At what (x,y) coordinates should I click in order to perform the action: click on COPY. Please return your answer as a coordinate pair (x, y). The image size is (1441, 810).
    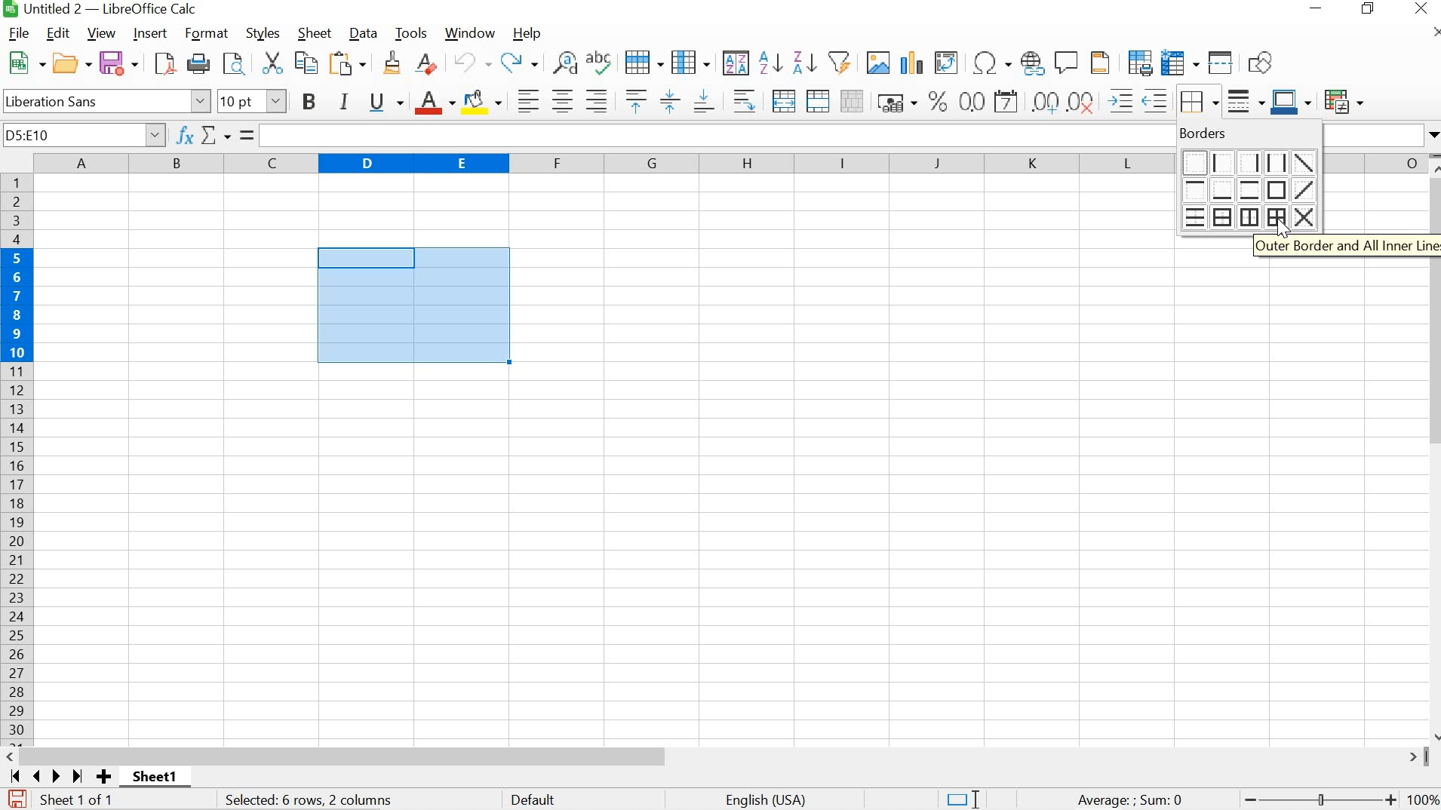
    Looking at the image, I should click on (308, 61).